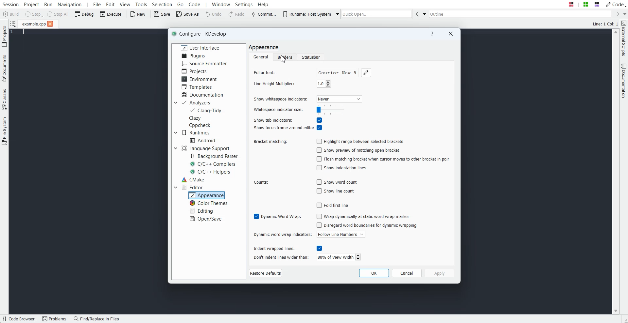 The image size is (628, 323). Describe the element at coordinates (289, 121) in the screenshot. I see `Enable Show tab indicators ` at that location.